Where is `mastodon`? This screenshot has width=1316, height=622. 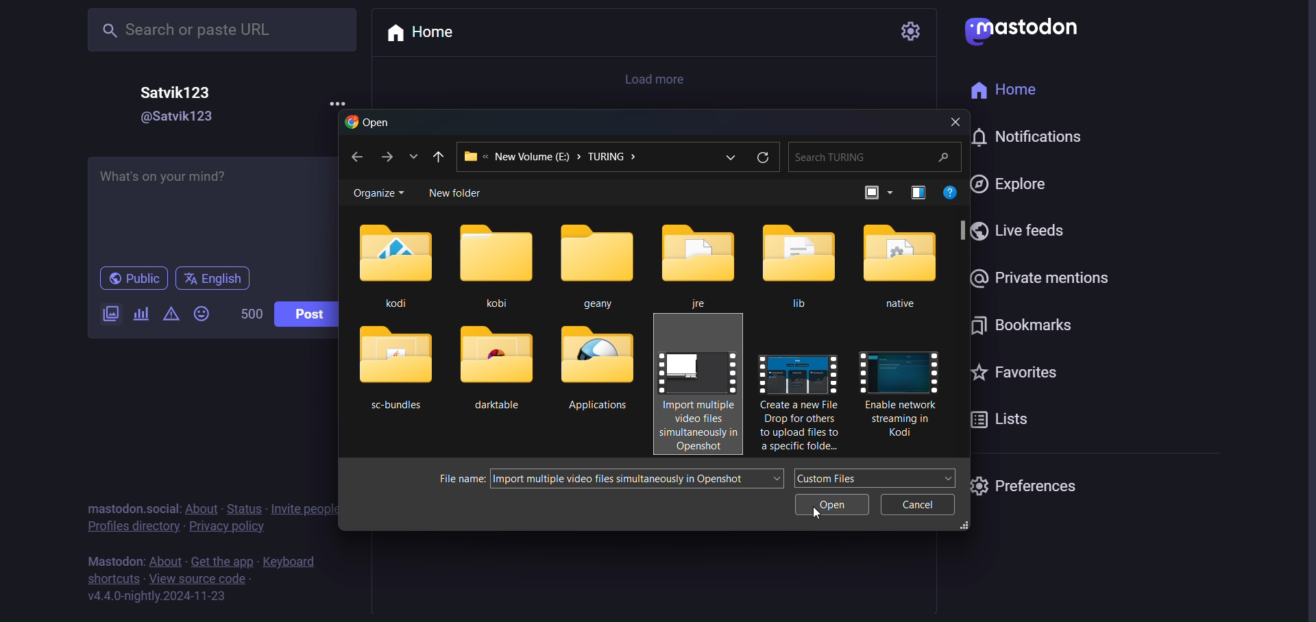
mastodon is located at coordinates (112, 508).